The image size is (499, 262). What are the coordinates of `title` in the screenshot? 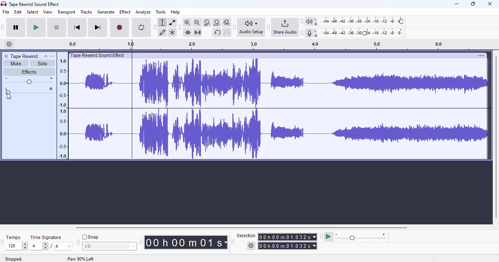 It's located at (34, 4).